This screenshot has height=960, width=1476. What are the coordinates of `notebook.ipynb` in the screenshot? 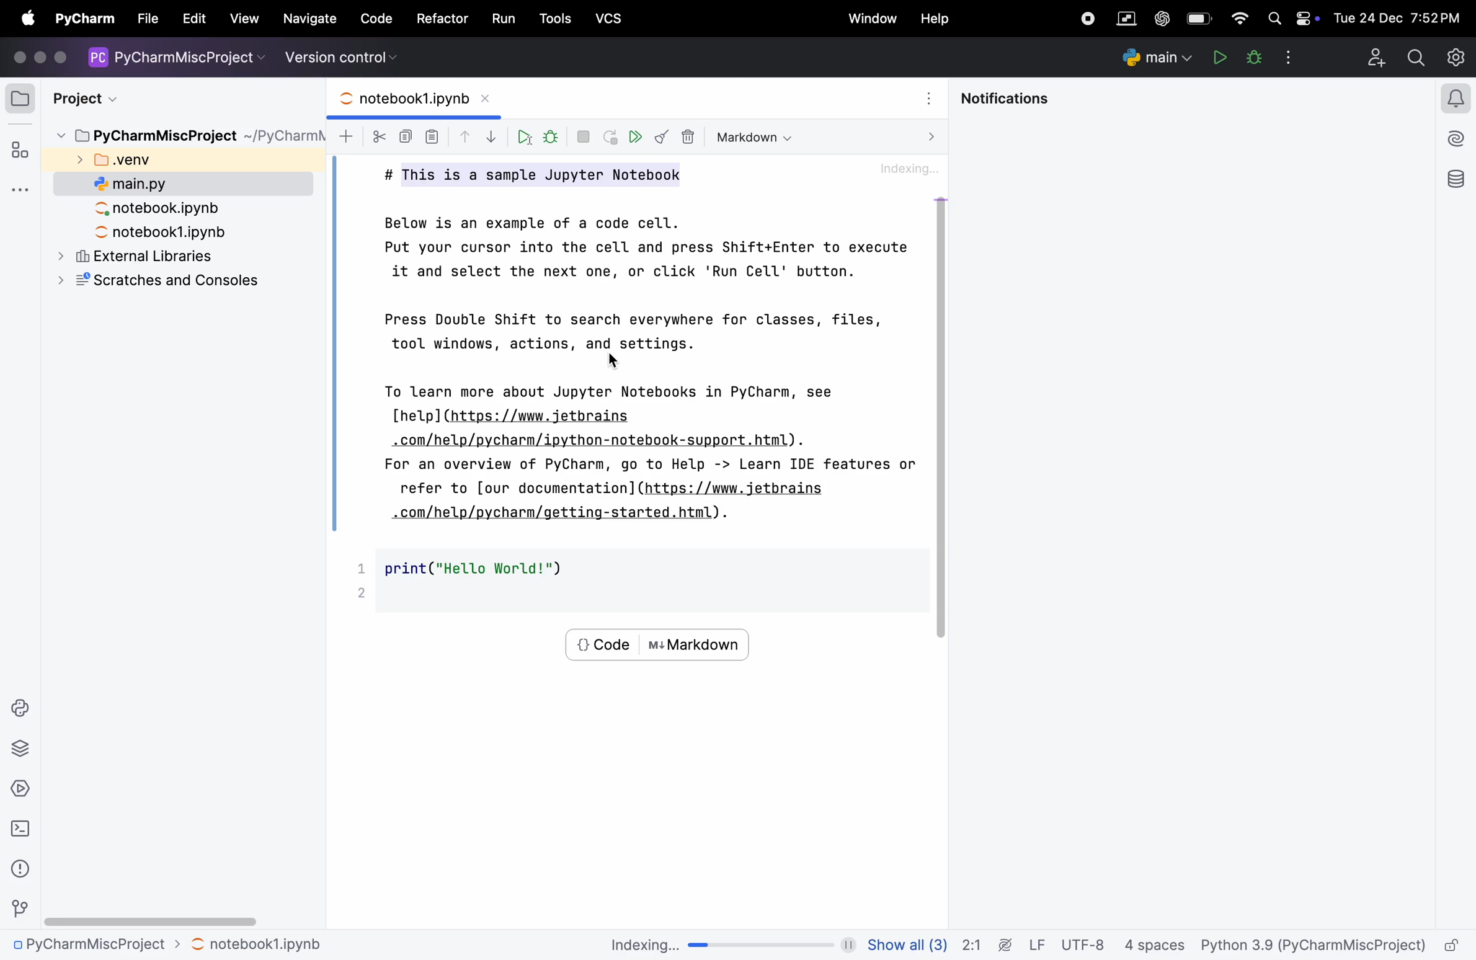 It's located at (166, 209).